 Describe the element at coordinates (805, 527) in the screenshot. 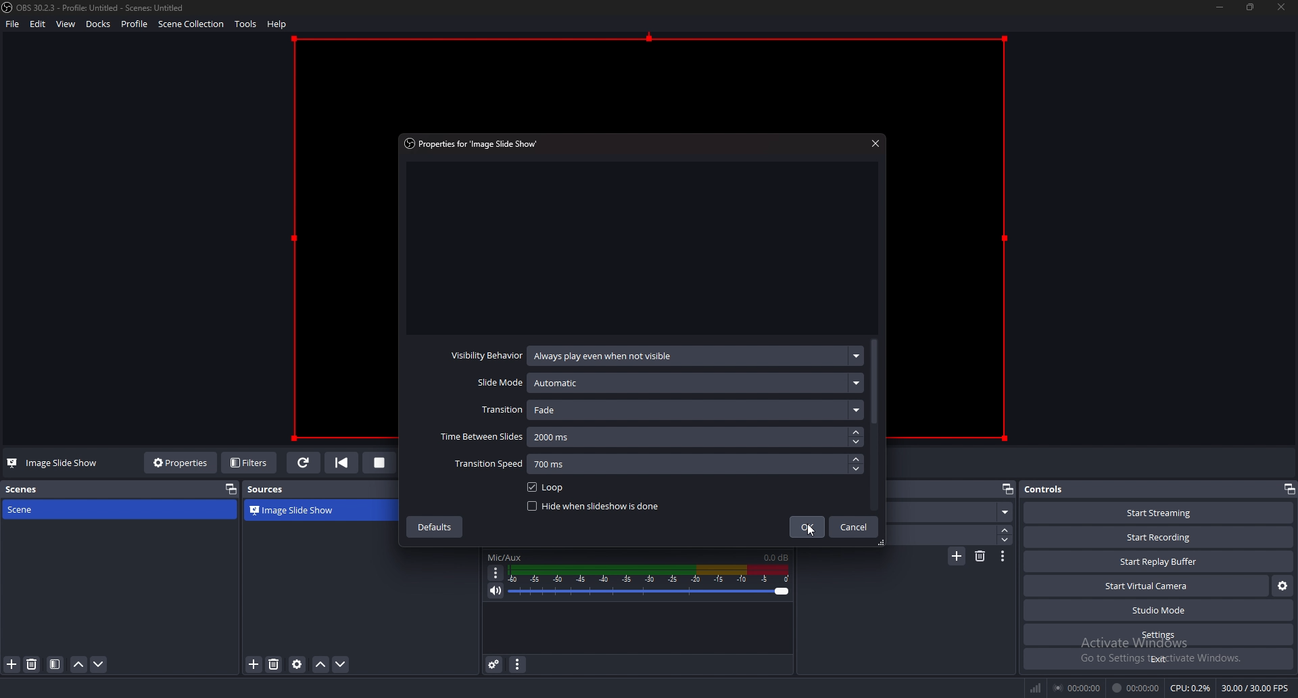

I see `ok` at that location.